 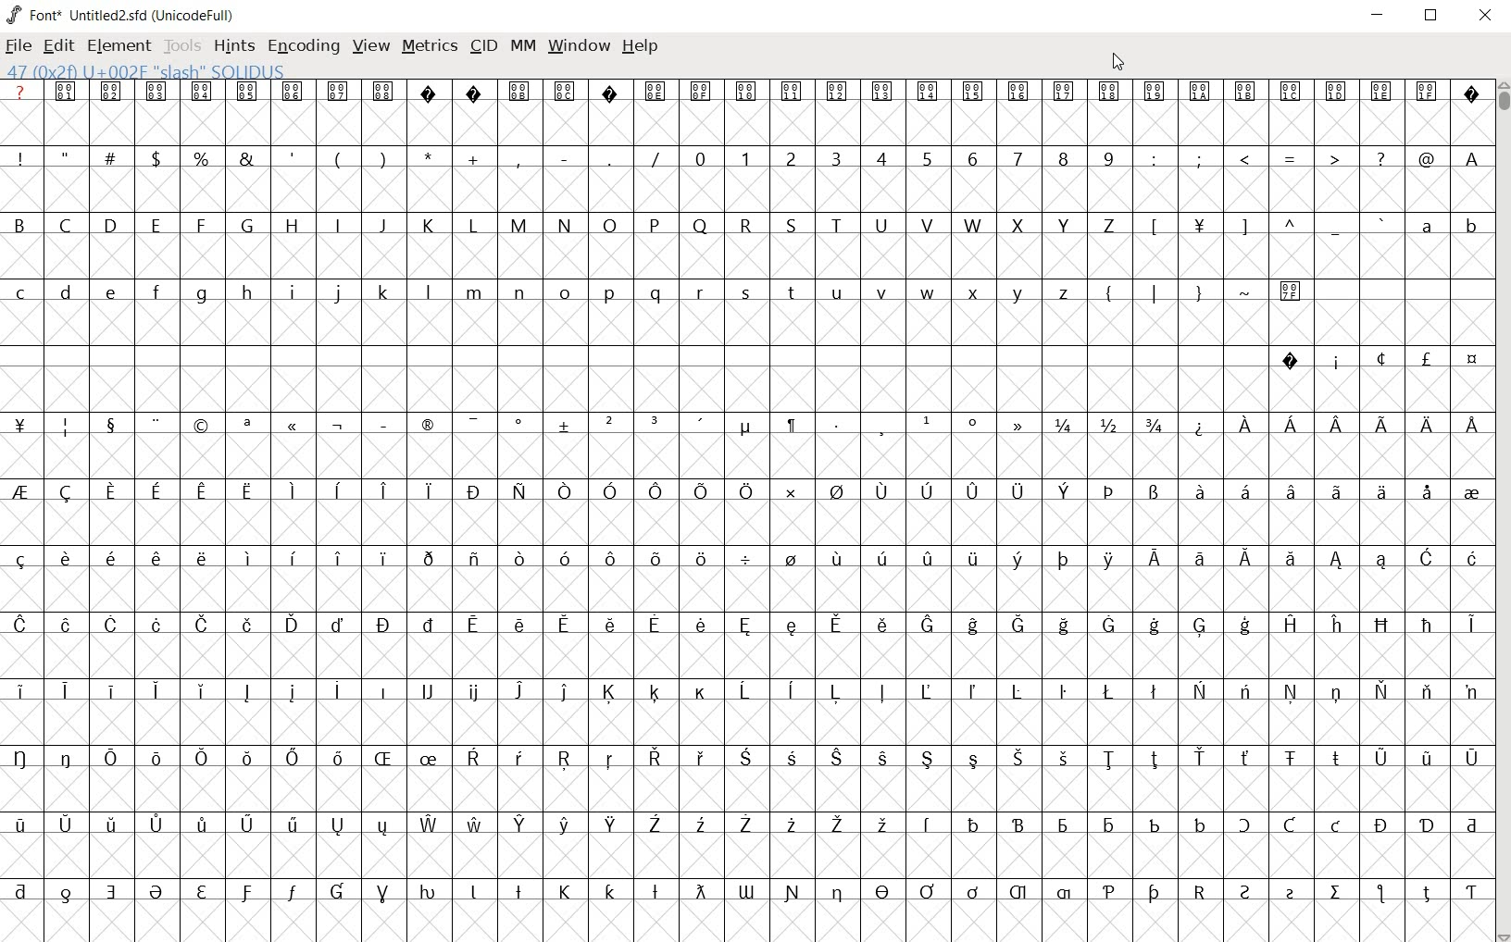 What do you see at coordinates (59, 46) in the screenshot?
I see `EDIT` at bounding box center [59, 46].